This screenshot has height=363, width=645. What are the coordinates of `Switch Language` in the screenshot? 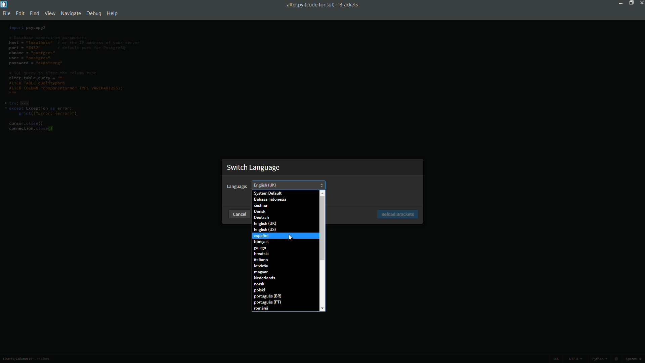 It's located at (255, 168).